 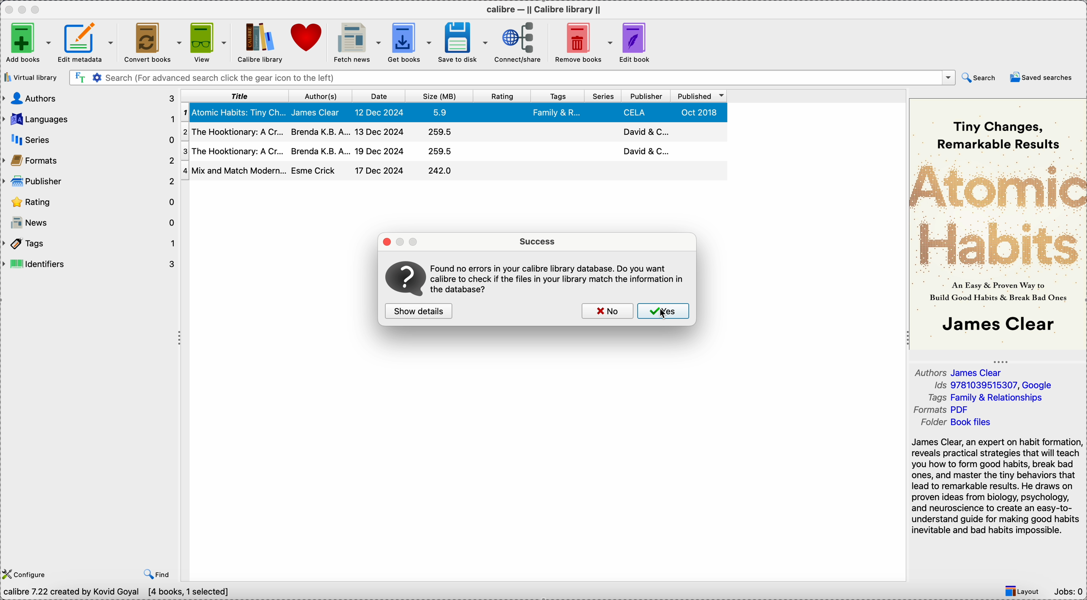 What do you see at coordinates (1041, 78) in the screenshot?
I see `saved searches` at bounding box center [1041, 78].